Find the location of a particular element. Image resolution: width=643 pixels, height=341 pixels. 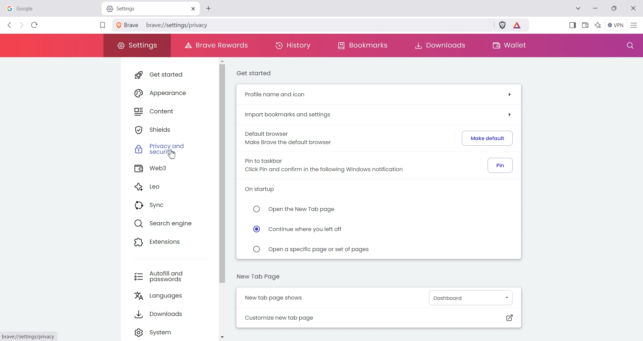

Default browser
Make Brave the default browser is located at coordinates (288, 138).